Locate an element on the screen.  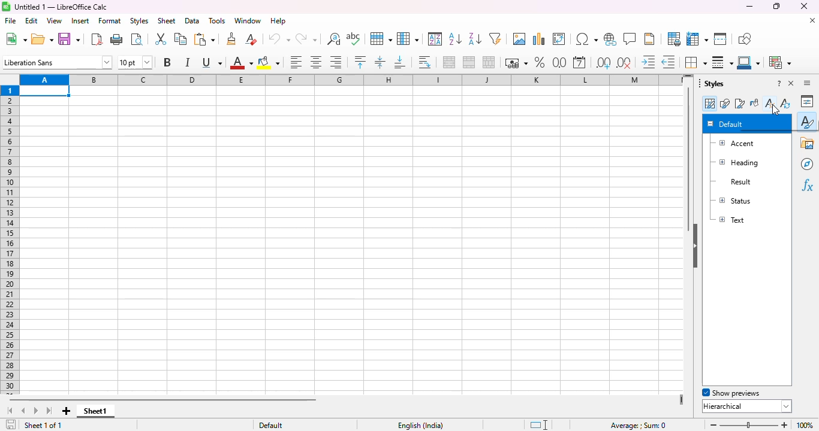
show previews is located at coordinates (731, 393).